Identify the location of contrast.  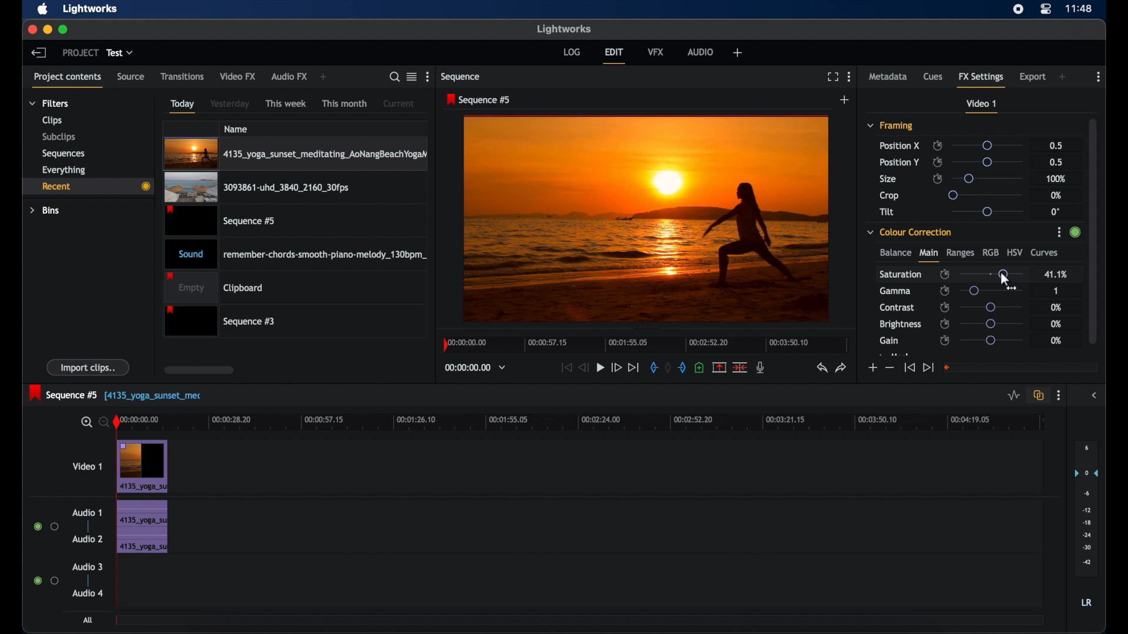
(898, 308).